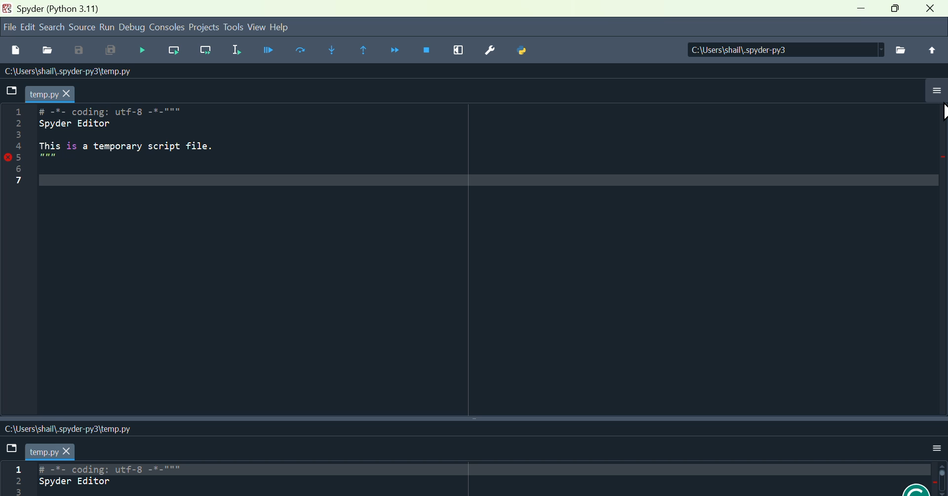  I want to click on New file, so click(16, 51).